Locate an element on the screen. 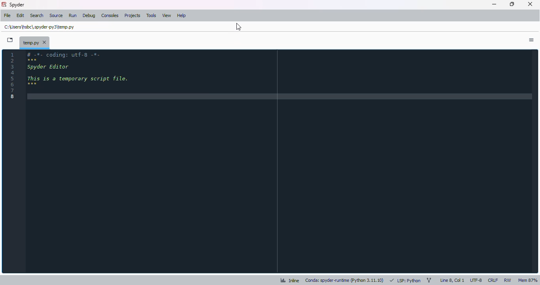 This screenshot has width=540, height=285. edit is located at coordinates (20, 15).